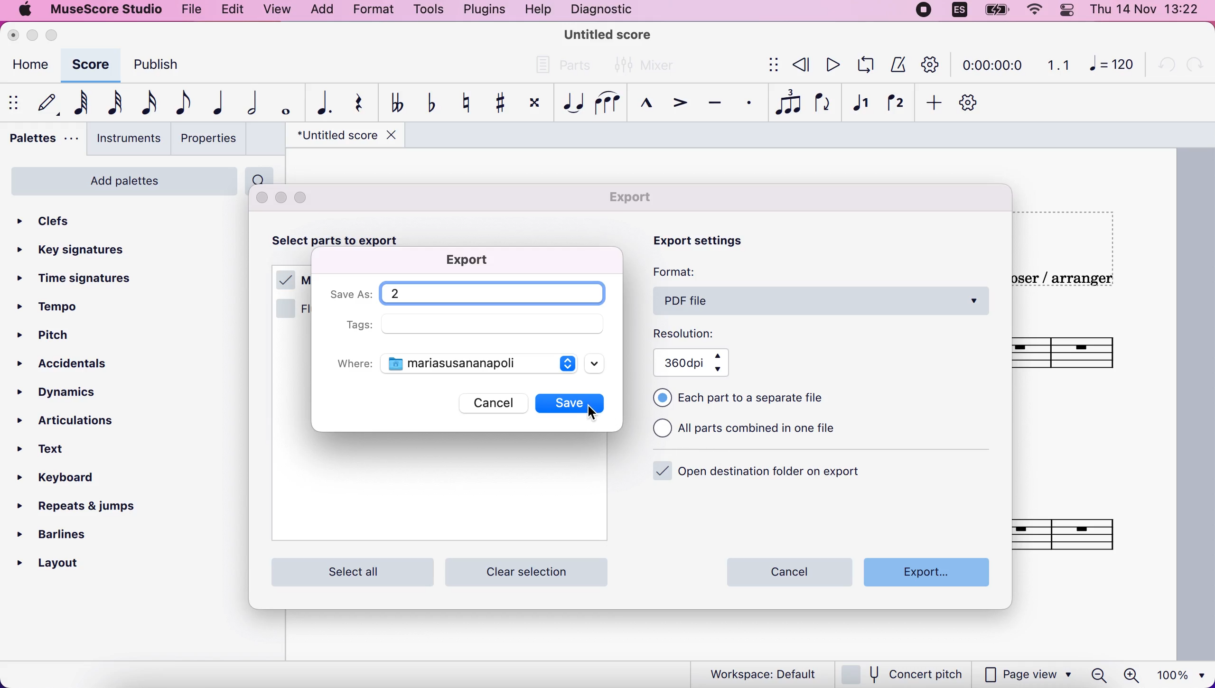 This screenshot has height=688, width=1215. Describe the element at coordinates (358, 321) in the screenshot. I see `tags` at that location.